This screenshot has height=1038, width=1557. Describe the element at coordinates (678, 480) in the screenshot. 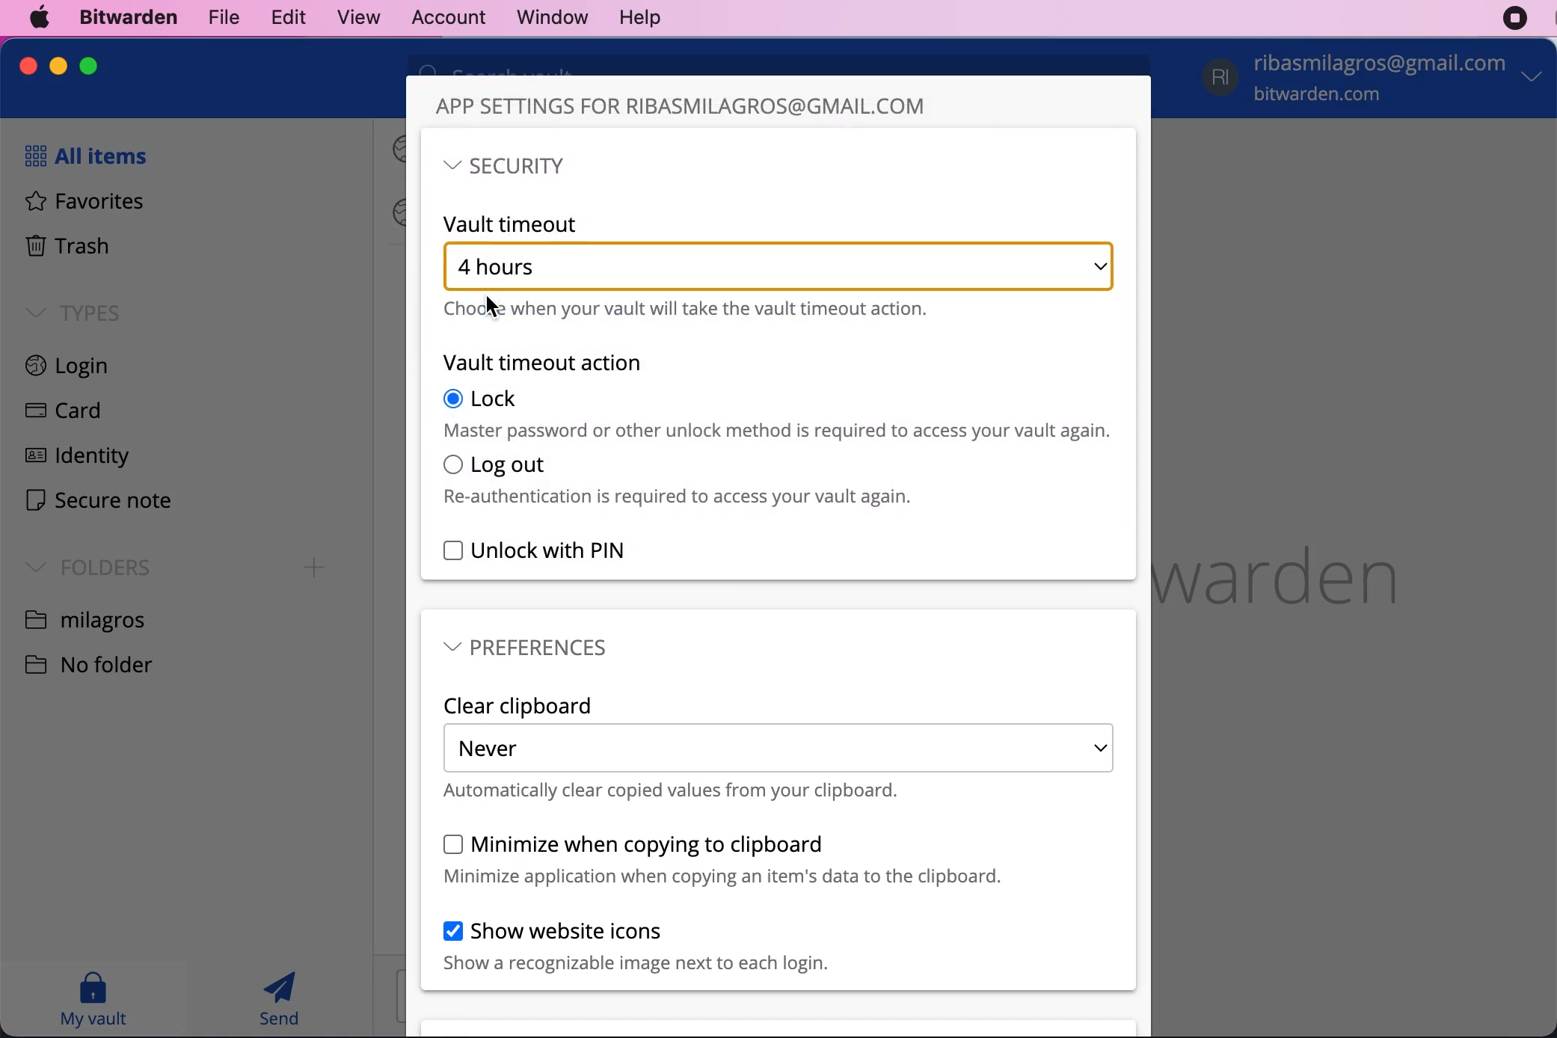

I see `log out` at that location.